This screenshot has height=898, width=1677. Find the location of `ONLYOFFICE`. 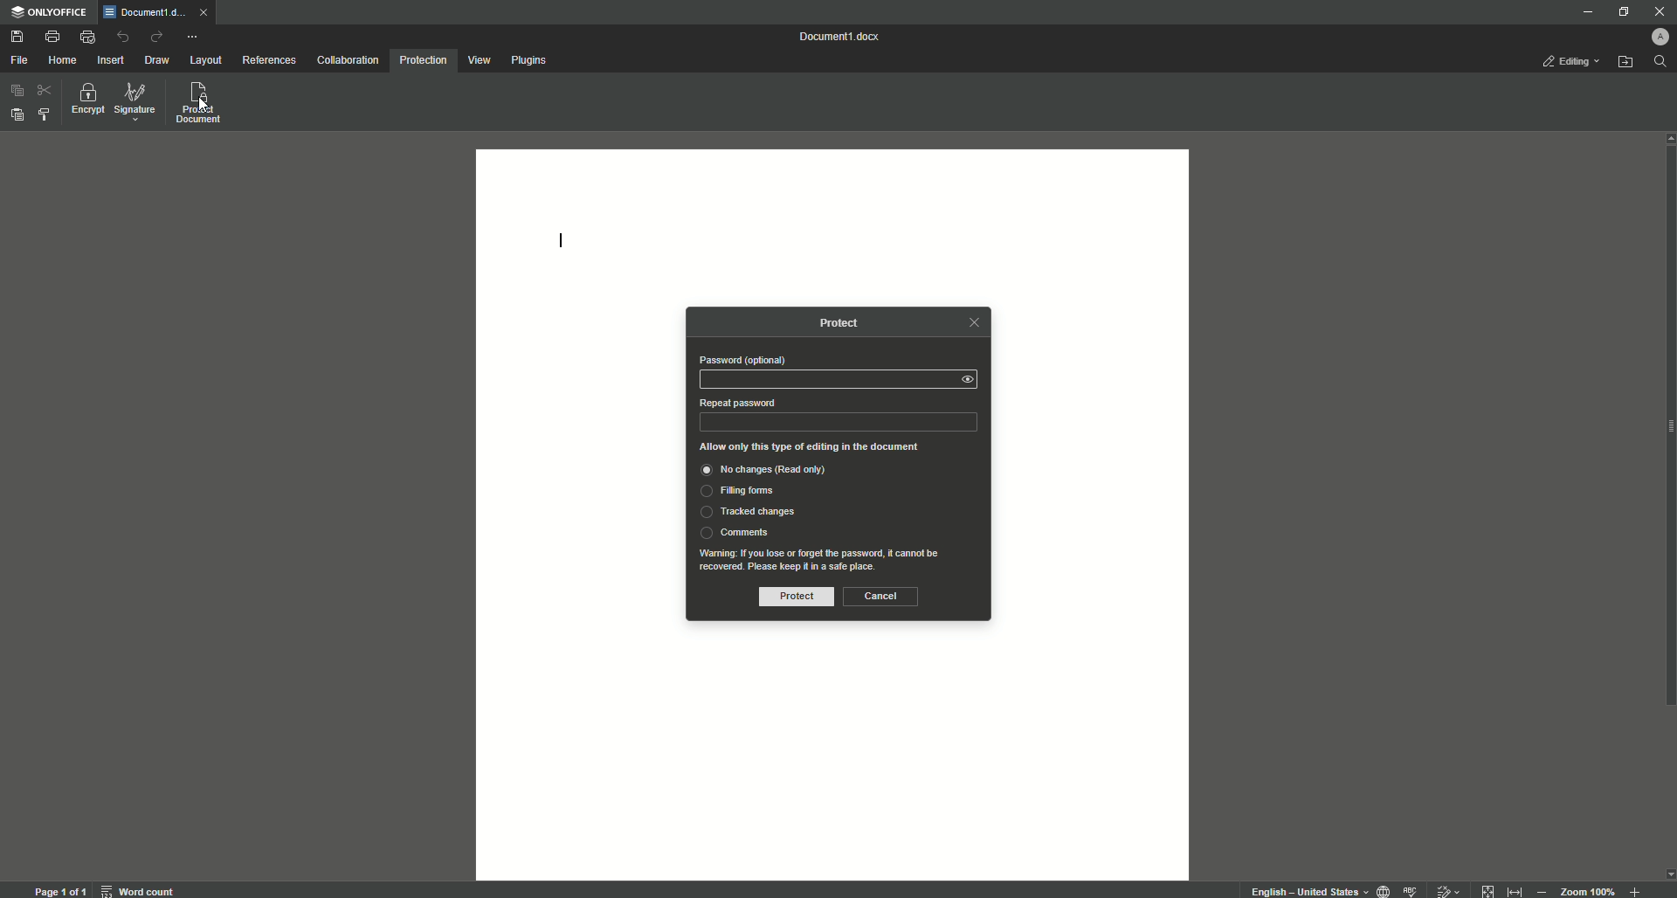

ONLYOFFICE is located at coordinates (51, 14).